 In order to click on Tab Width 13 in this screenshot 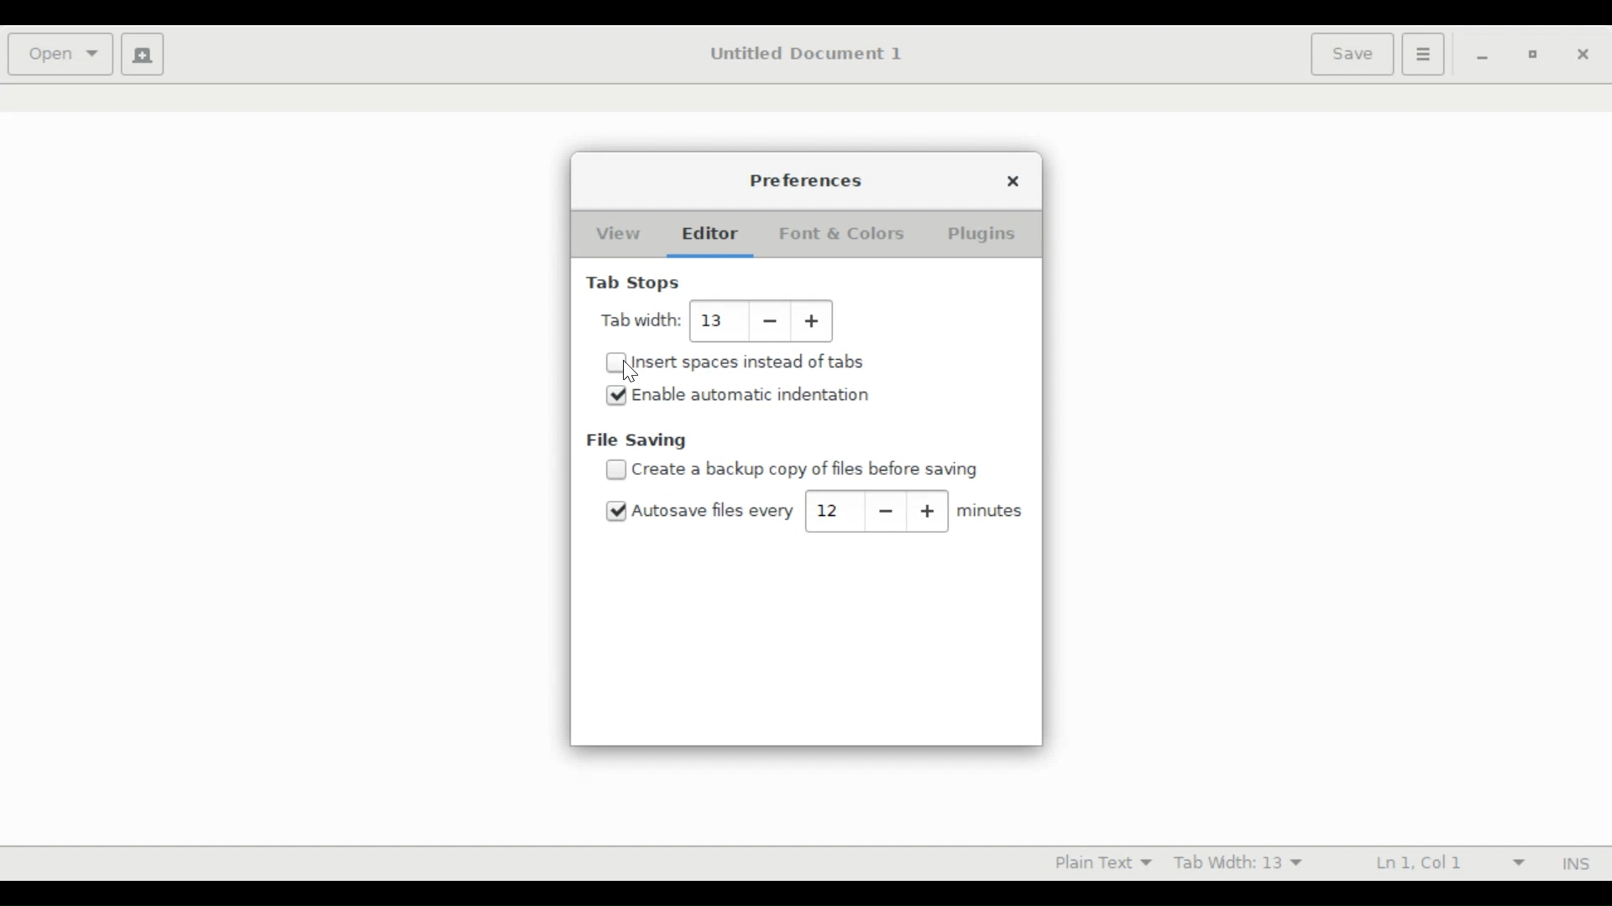, I will do `click(1242, 865)`.